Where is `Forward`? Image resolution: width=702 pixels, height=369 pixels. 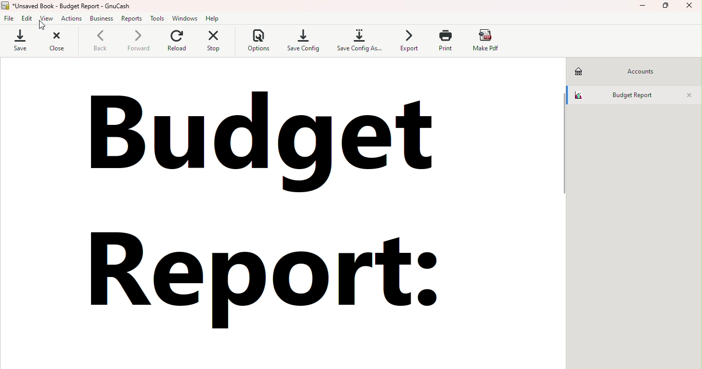
Forward is located at coordinates (137, 42).